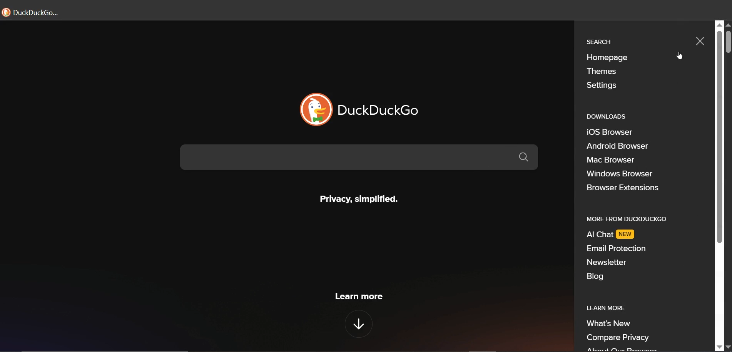  I want to click on MORE FROM DUCKDUCKGO, so click(627, 219).